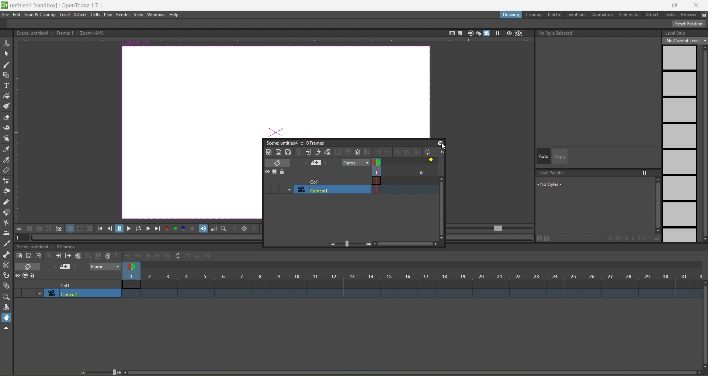 The image size is (708, 376). Describe the element at coordinates (441, 145) in the screenshot. I see `cursor` at that location.